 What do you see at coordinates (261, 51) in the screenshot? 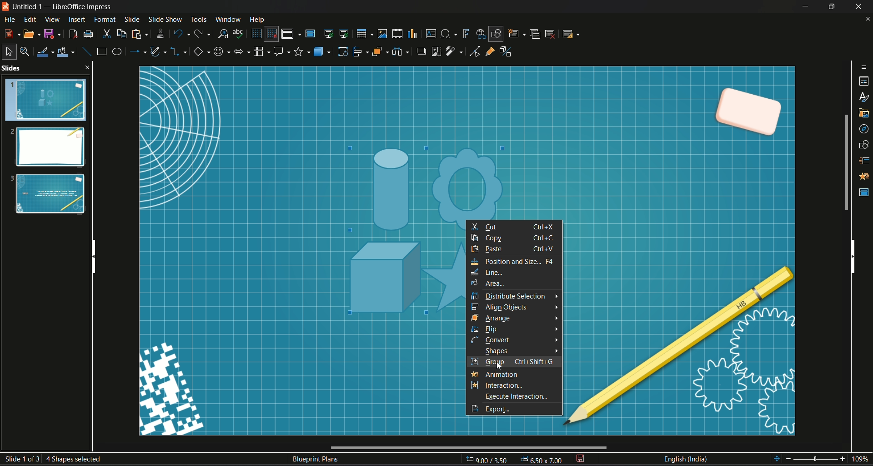
I see `flowchart` at bounding box center [261, 51].